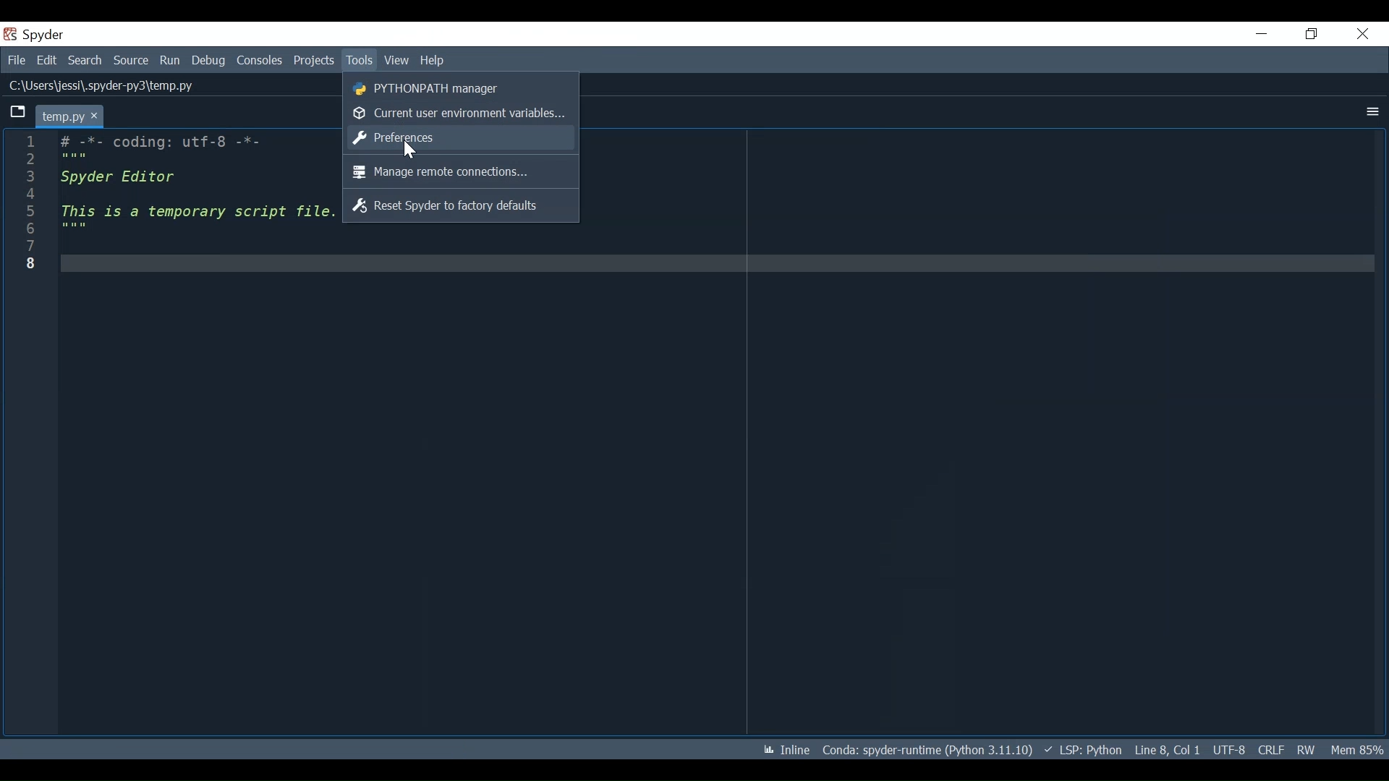  I want to click on View, so click(396, 61).